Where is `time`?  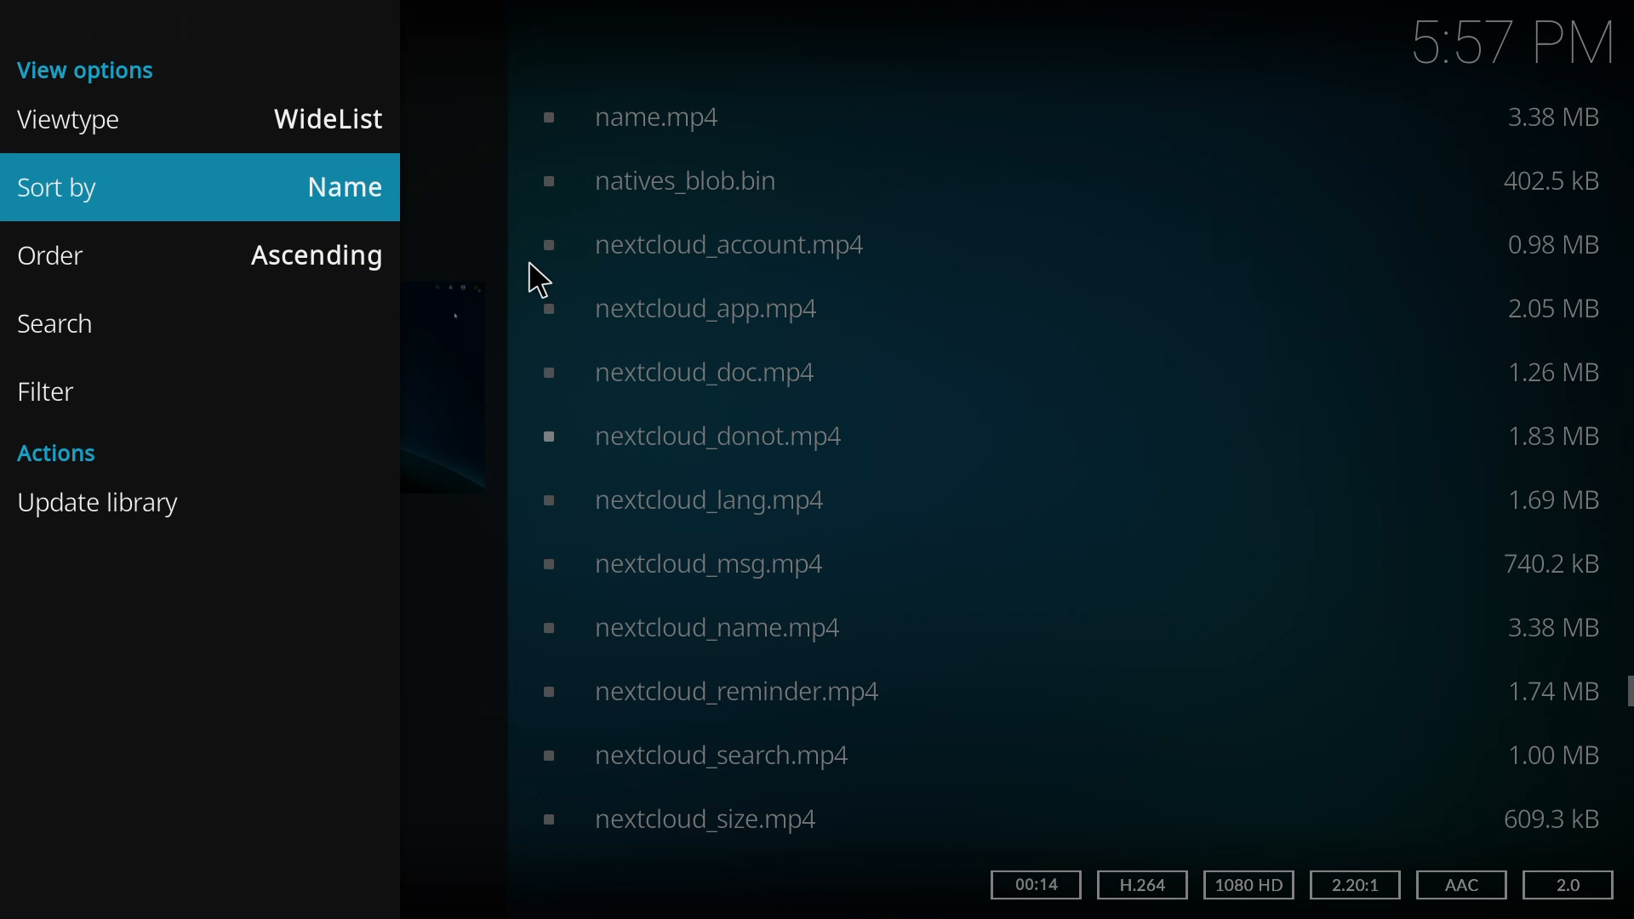 time is located at coordinates (1513, 41).